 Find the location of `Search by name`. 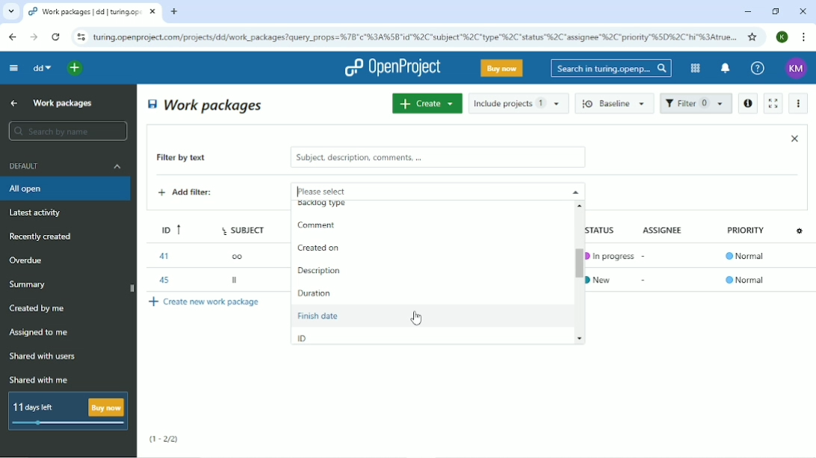

Search by name is located at coordinates (67, 131).